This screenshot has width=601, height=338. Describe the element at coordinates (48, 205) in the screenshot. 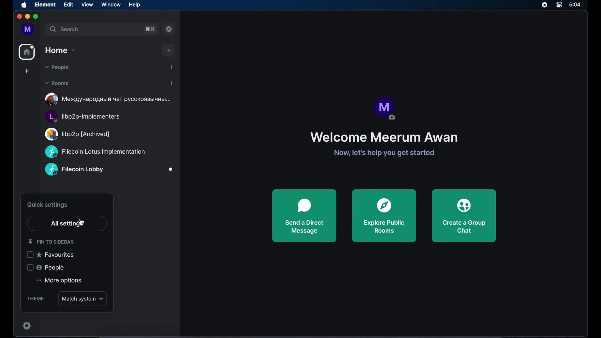

I see `quick settings` at that location.